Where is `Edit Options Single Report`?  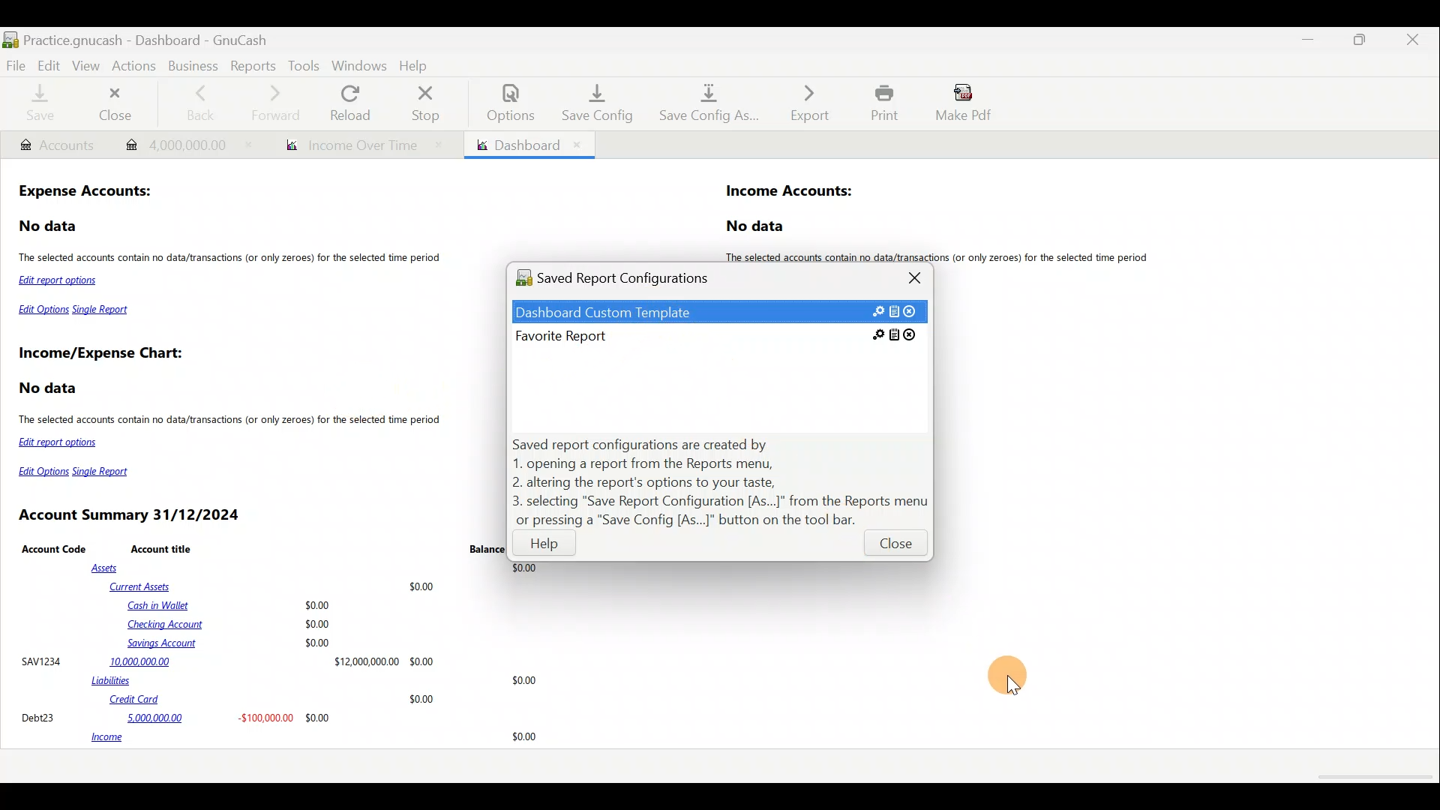 Edit Options Single Report is located at coordinates (75, 313).